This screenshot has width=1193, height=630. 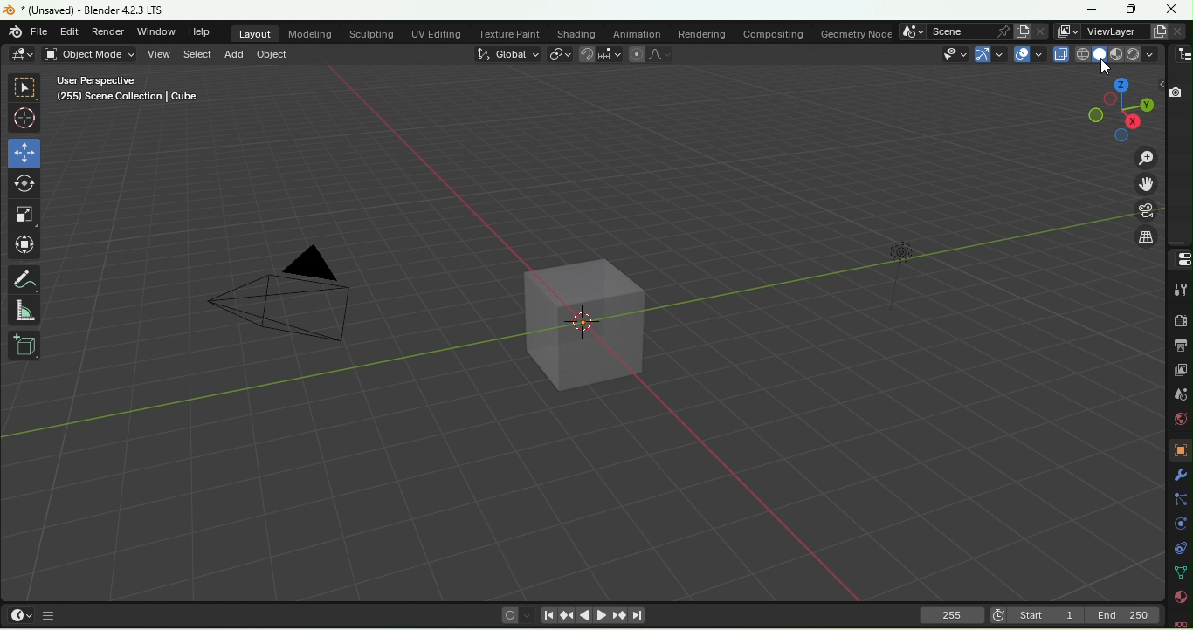 What do you see at coordinates (106, 31) in the screenshot?
I see `Render` at bounding box center [106, 31].